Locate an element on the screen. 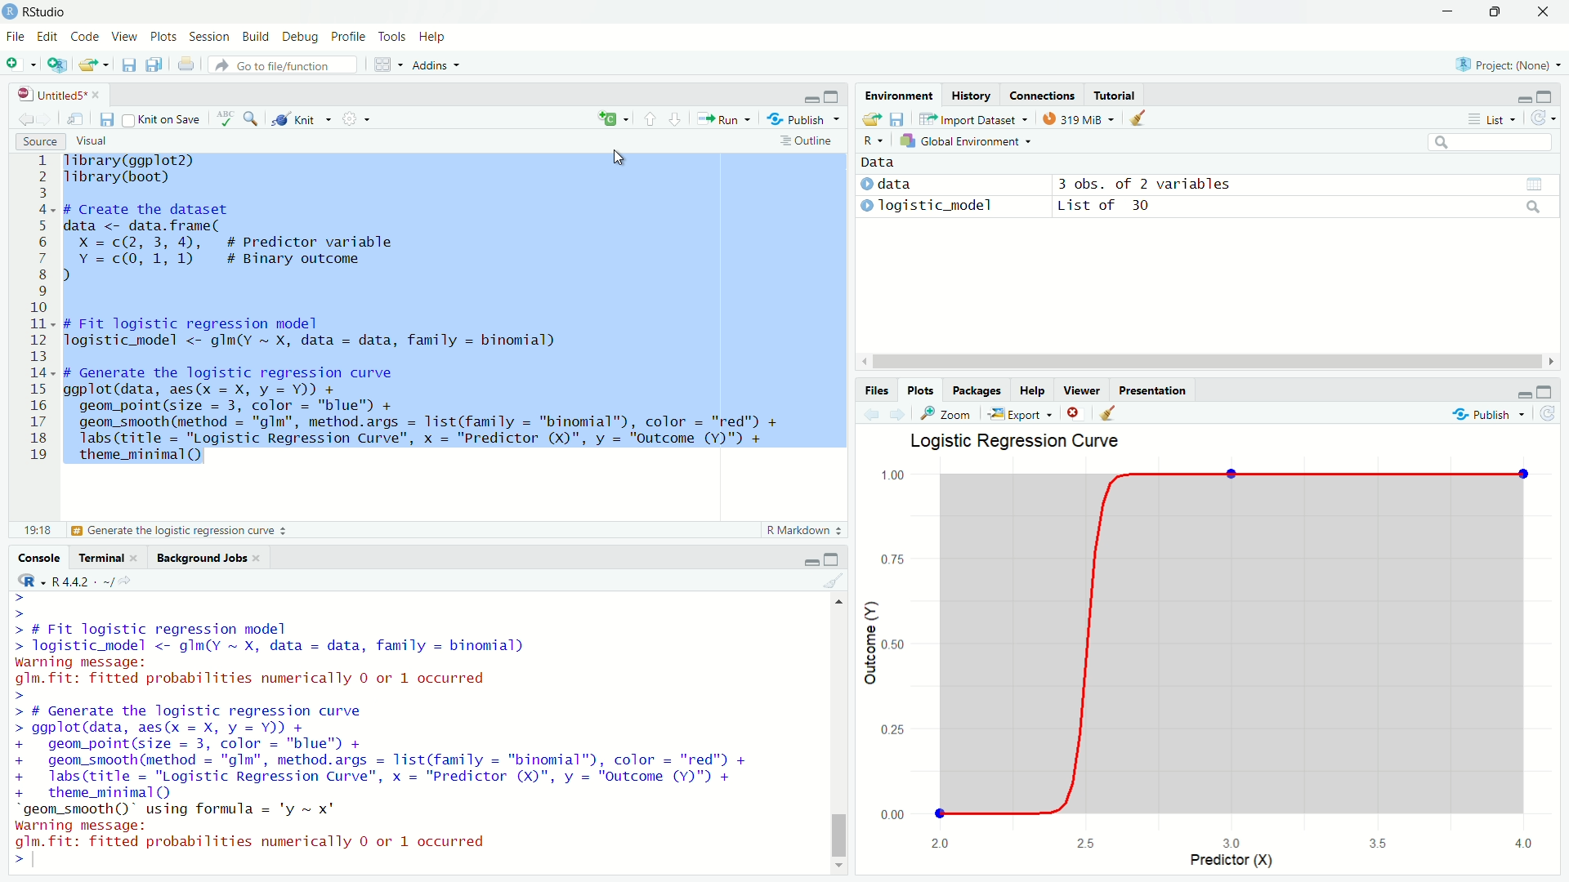 The width and height of the screenshot is (1569, 882). restore is located at coordinates (1497, 11).